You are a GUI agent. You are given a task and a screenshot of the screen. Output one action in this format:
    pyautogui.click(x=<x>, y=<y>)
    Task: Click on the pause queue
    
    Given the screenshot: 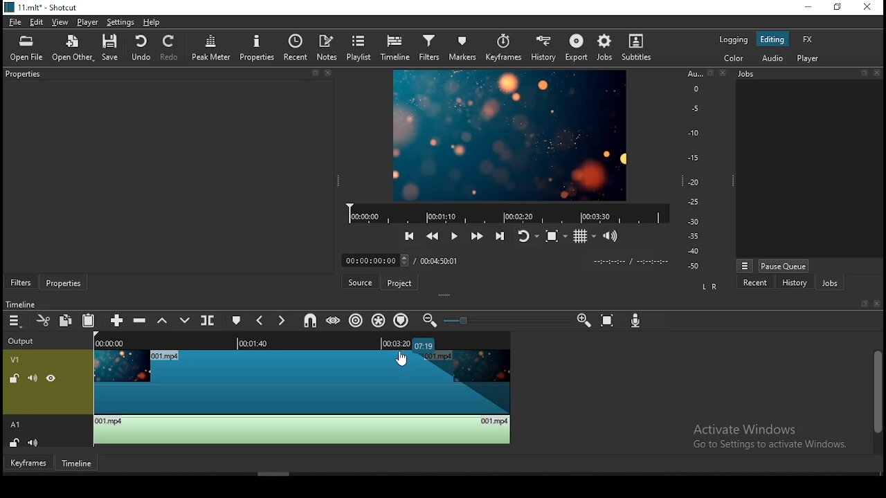 What is the action you would take?
    pyautogui.click(x=784, y=264)
    